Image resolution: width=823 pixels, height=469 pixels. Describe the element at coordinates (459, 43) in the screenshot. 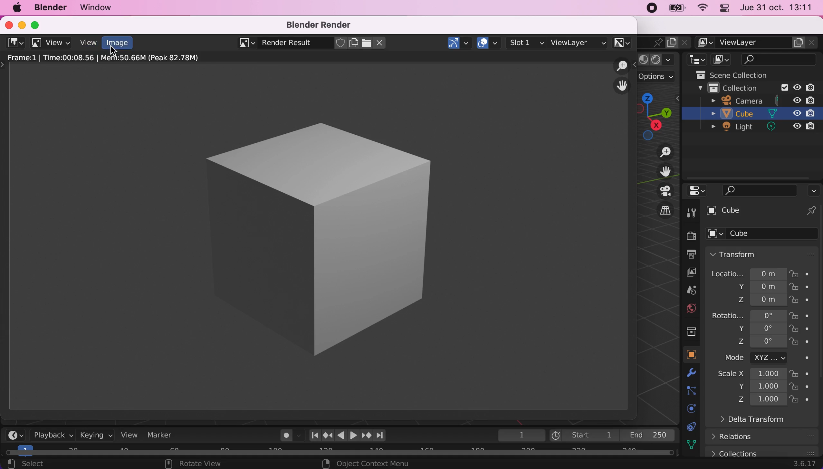

I see `gizmos` at that location.